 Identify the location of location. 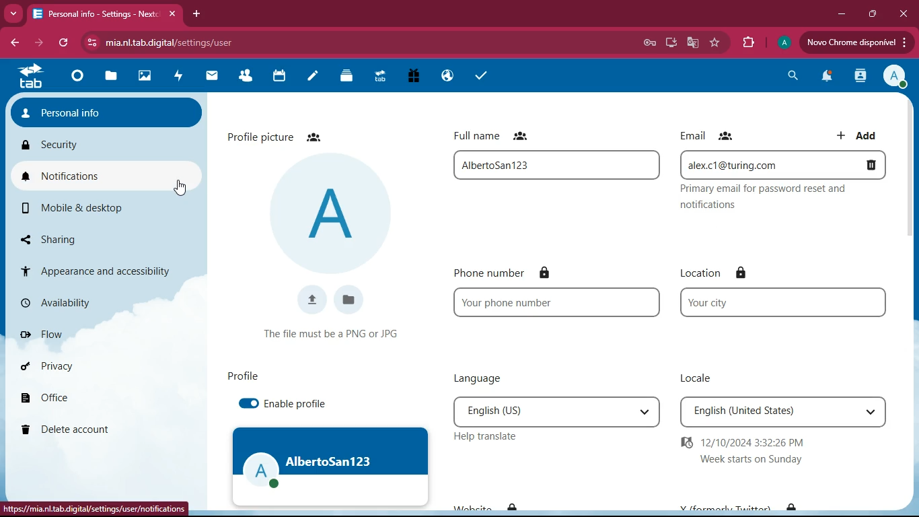
(727, 271).